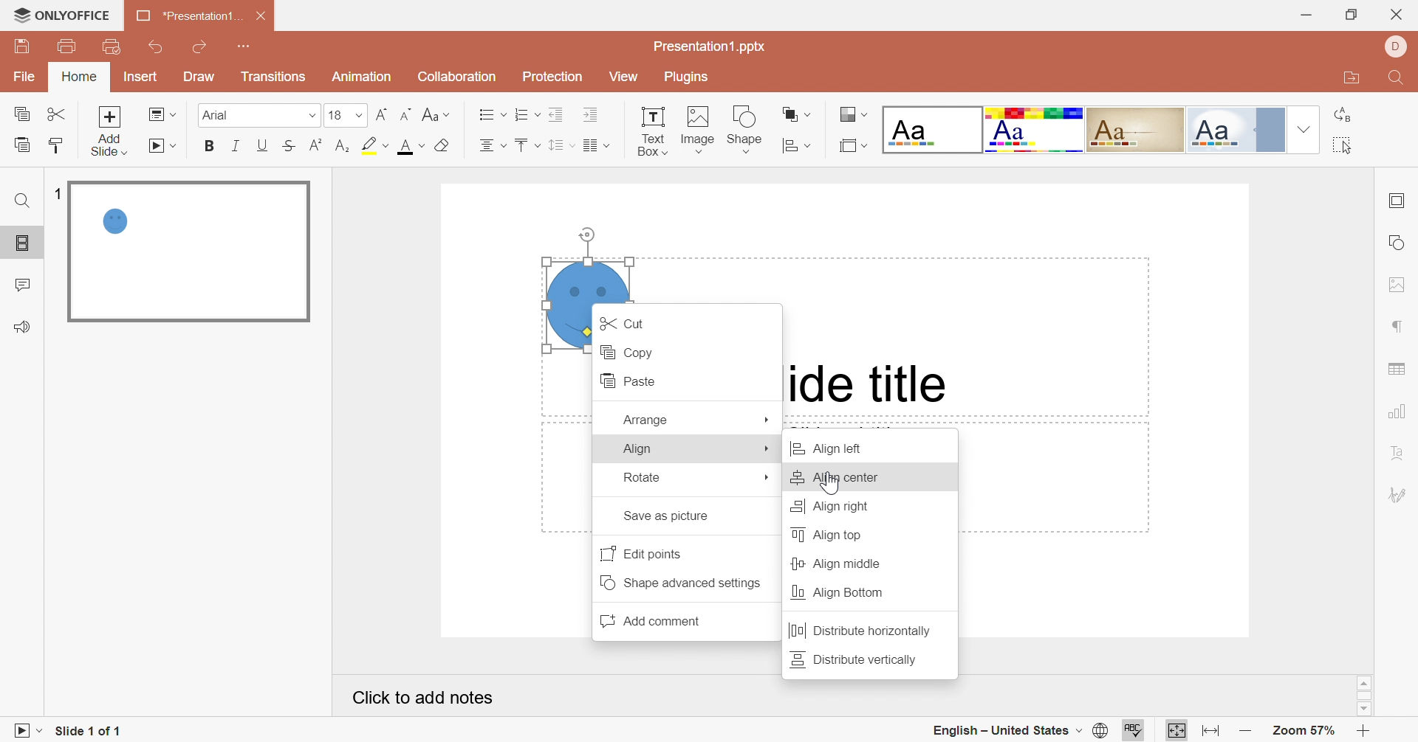 This screenshot has width=1418, height=742. I want to click on Drop Down, so click(1301, 129).